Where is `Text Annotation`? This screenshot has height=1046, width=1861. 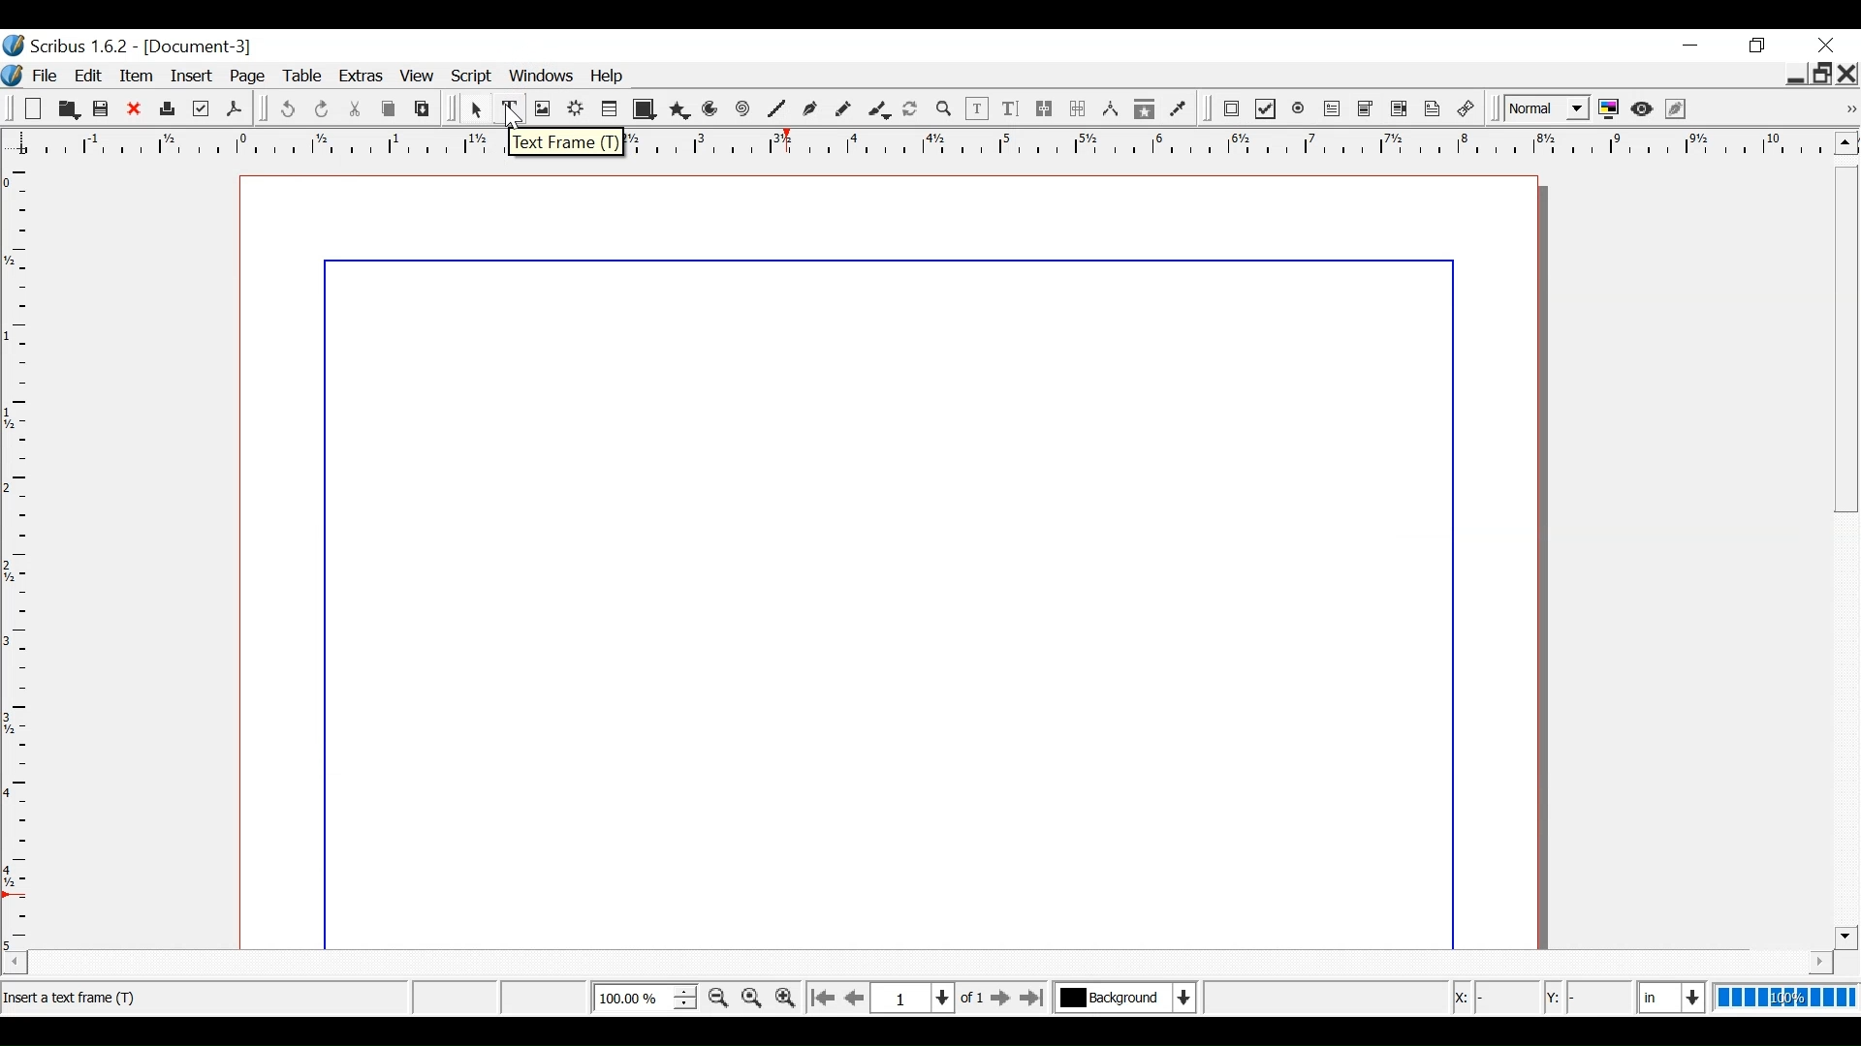
Text Annotation is located at coordinates (1434, 109).